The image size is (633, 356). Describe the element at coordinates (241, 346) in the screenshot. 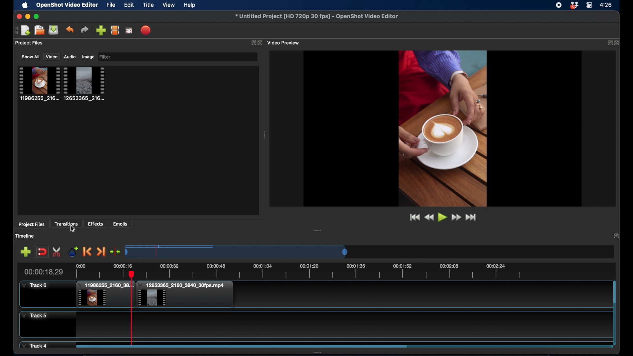

I see `scroll bar` at that location.